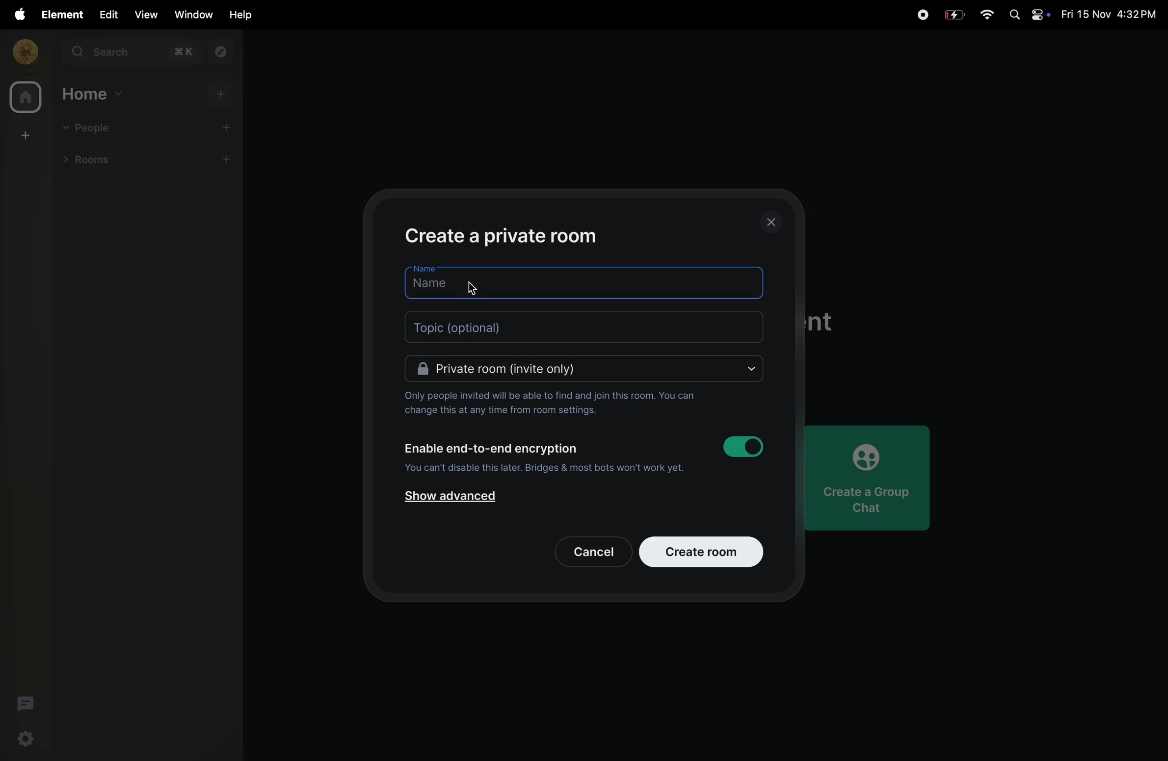  What do you see at coordinates (519, 234) in the screenshot?
I see `create private room` at bounding box center [519, 234].